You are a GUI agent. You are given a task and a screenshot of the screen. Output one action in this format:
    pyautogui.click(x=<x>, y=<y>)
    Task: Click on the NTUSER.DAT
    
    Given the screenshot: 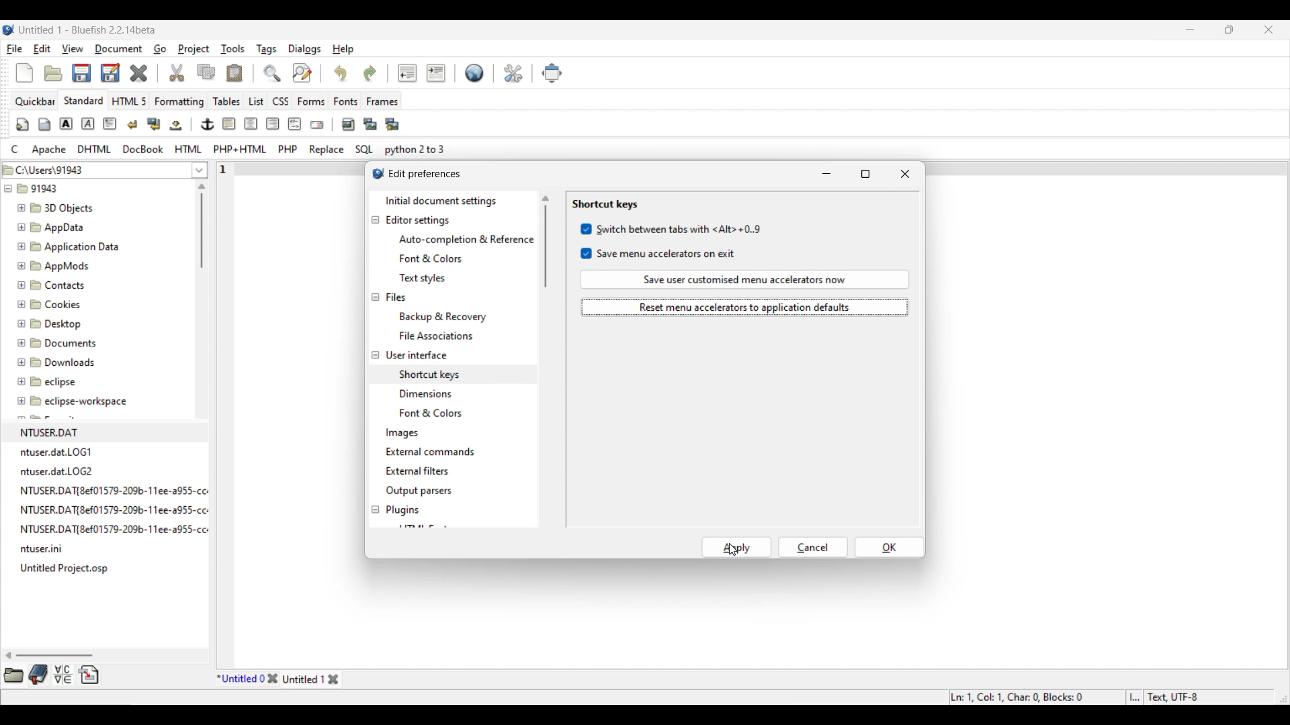 What is the action you would take?
    pyautogui.click(x=54, y=432)
    